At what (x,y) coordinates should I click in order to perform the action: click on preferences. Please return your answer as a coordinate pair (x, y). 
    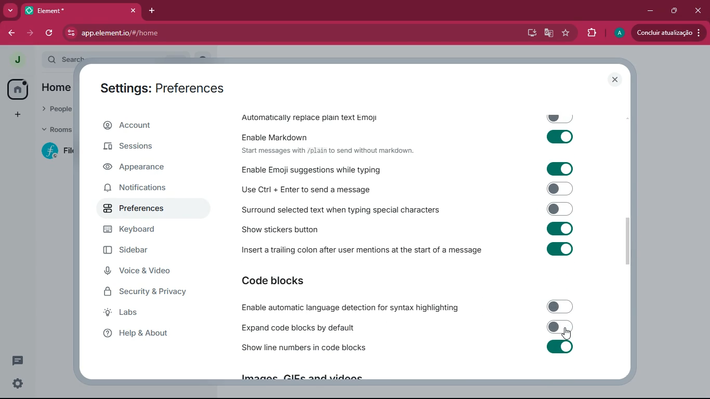
    Looking at the image, I should click on (152, 210).